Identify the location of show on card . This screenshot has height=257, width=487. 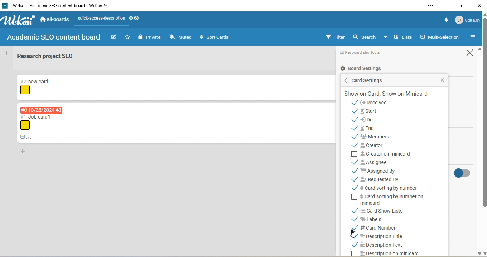
(390, 94).